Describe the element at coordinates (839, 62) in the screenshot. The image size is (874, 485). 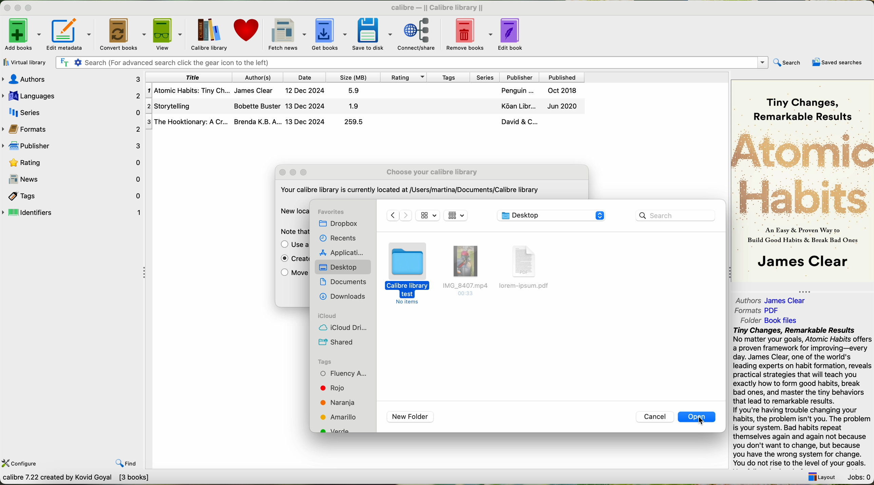
I see `saved searches` at that location.